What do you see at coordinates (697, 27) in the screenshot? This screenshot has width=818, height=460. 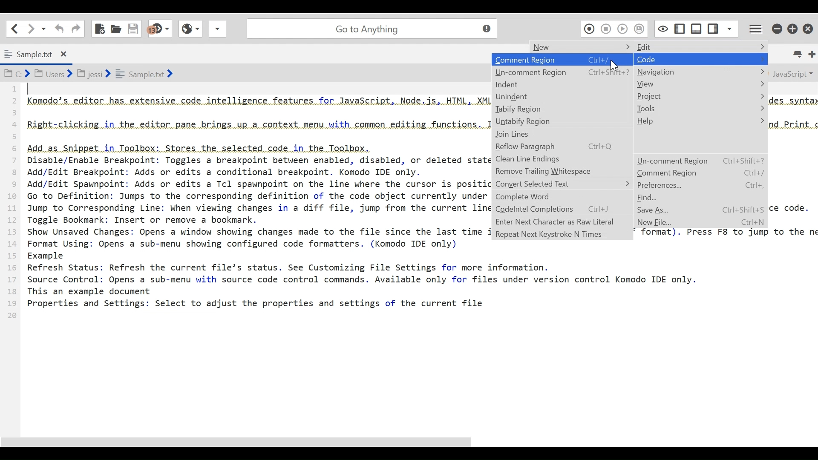 I see `Show/Hide Bottom Panel` at bounding box center [697, 27].